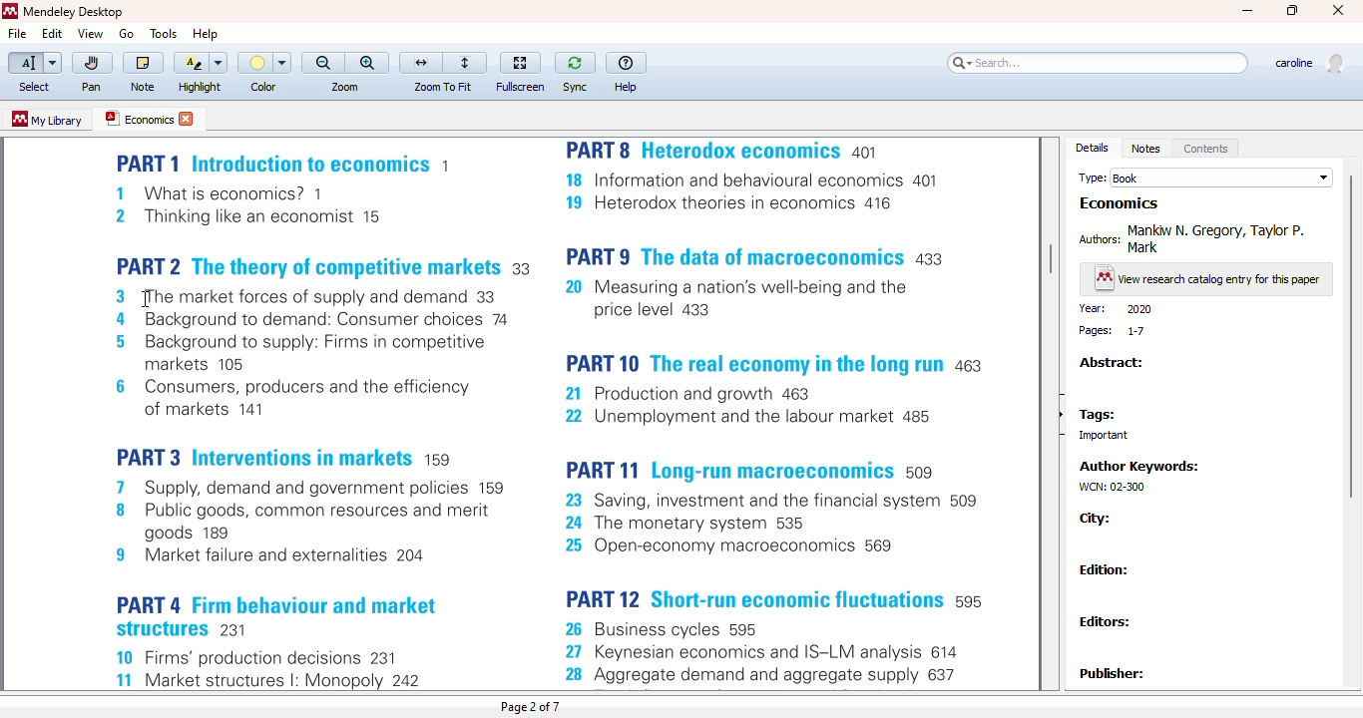 The width and height of the screenshot is (1363, 718). What do you see at coordinates (126, 34) in the screenshot?
I see `go` at bounding box center [126, 34].